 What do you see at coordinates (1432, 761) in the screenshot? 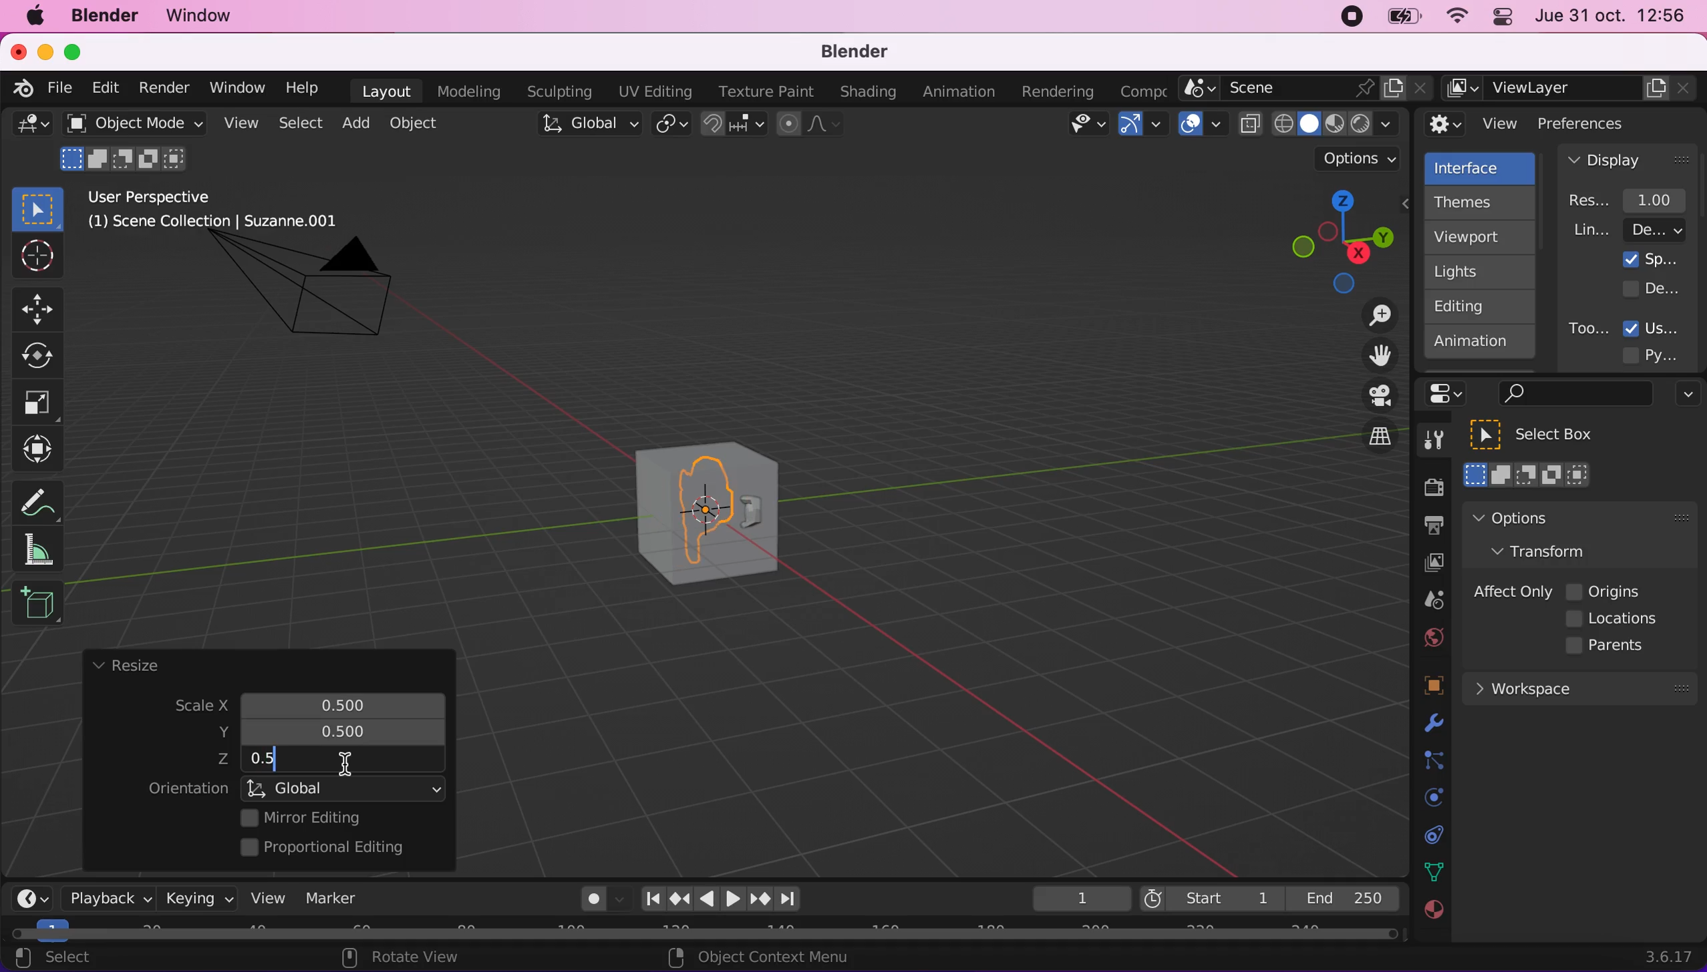
I see `constraints` at bounding box center [1432, 761].